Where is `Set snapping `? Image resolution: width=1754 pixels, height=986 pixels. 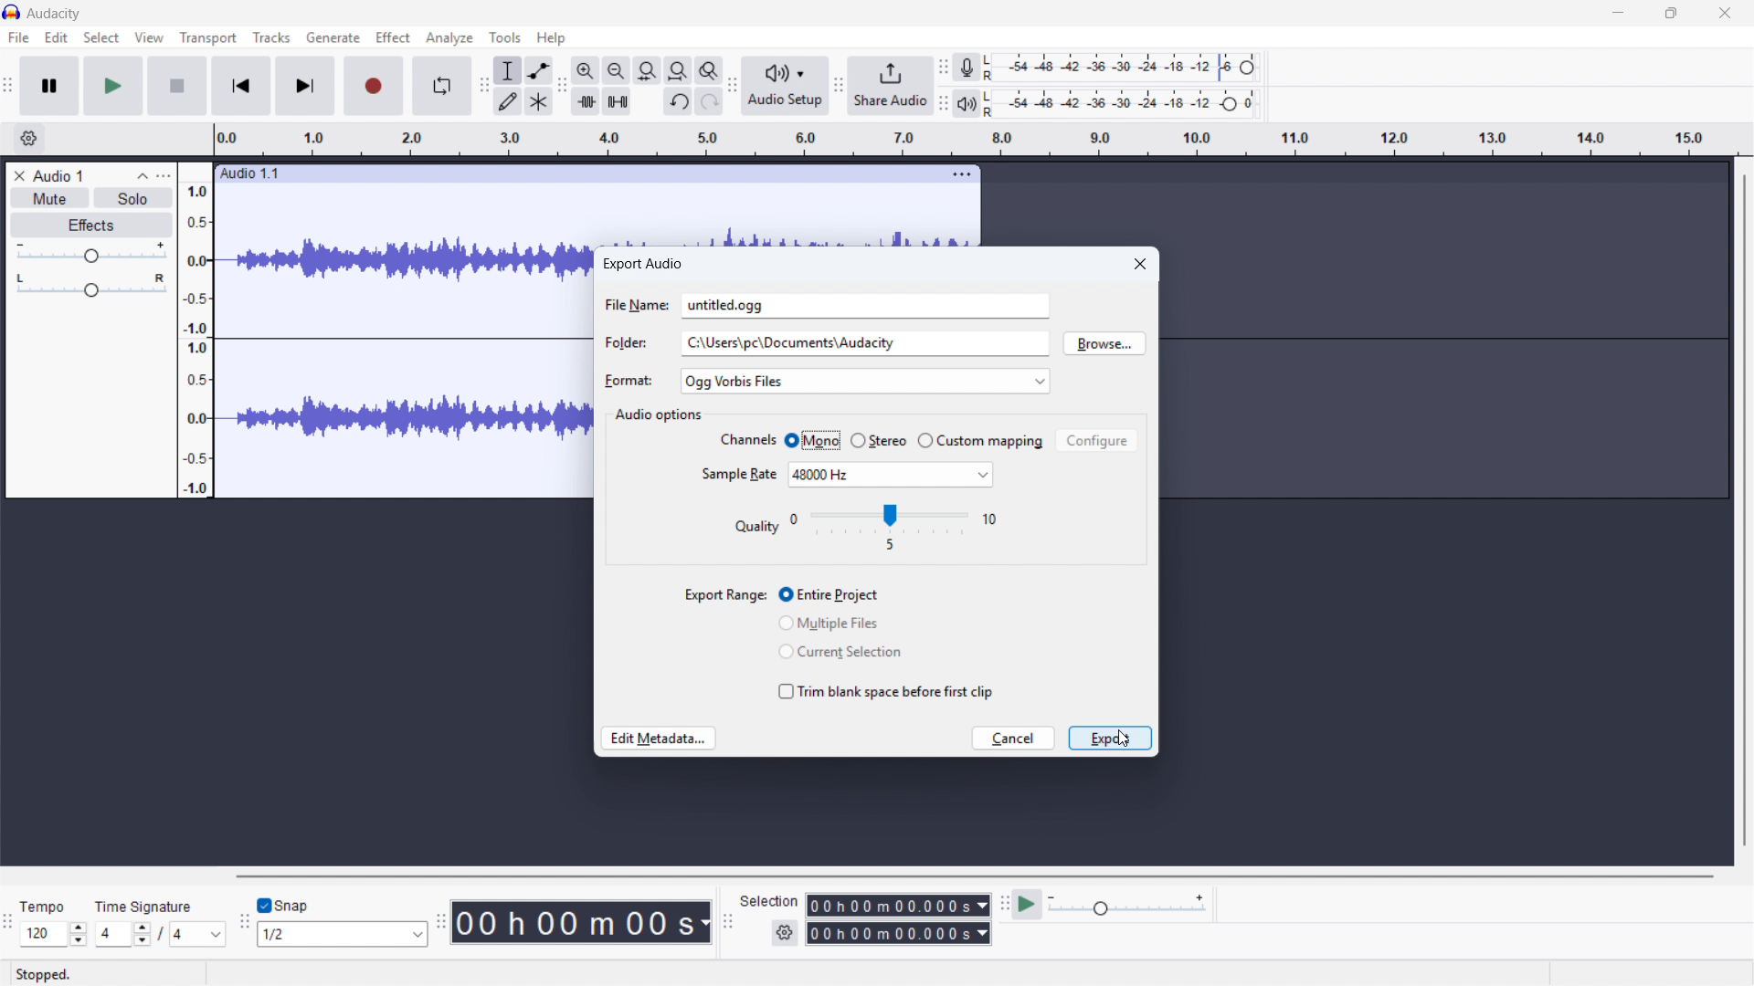
Set snapping  is located at coordinates (342, 934).